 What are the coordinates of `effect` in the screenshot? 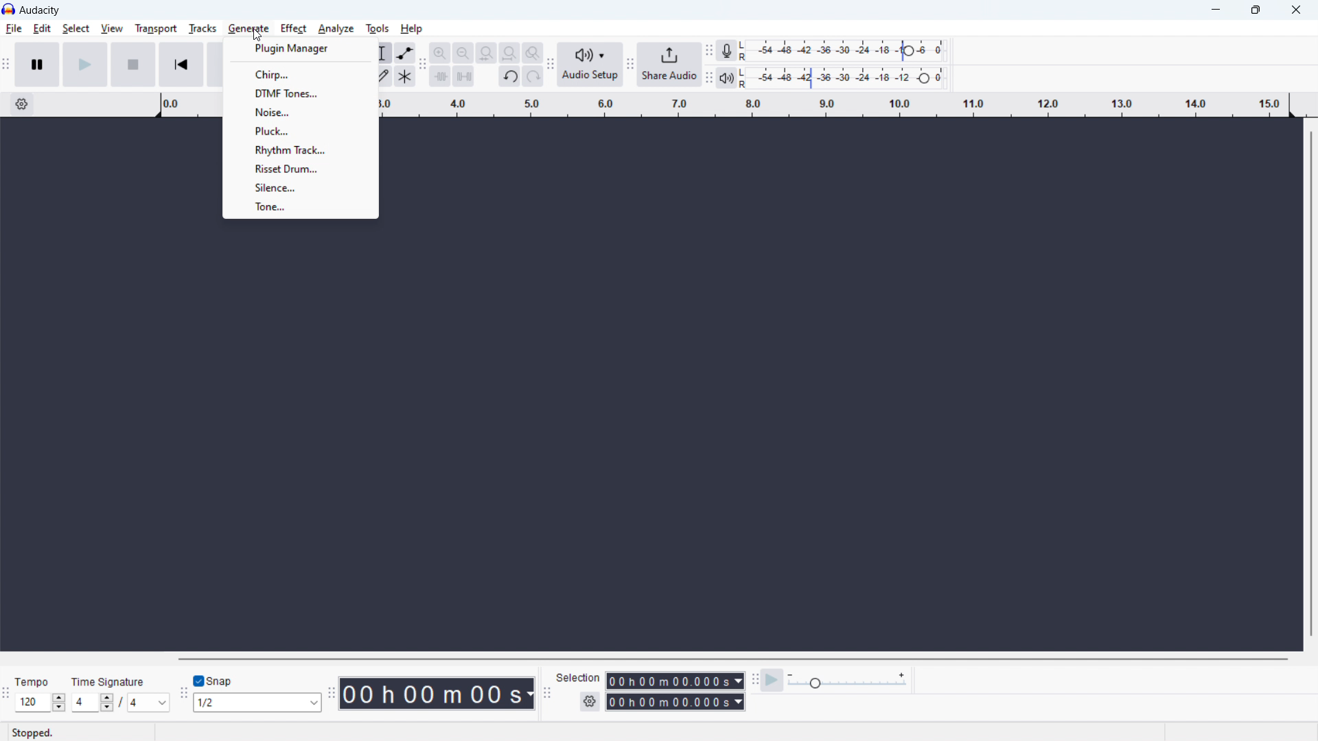 It's located at (294, 28).